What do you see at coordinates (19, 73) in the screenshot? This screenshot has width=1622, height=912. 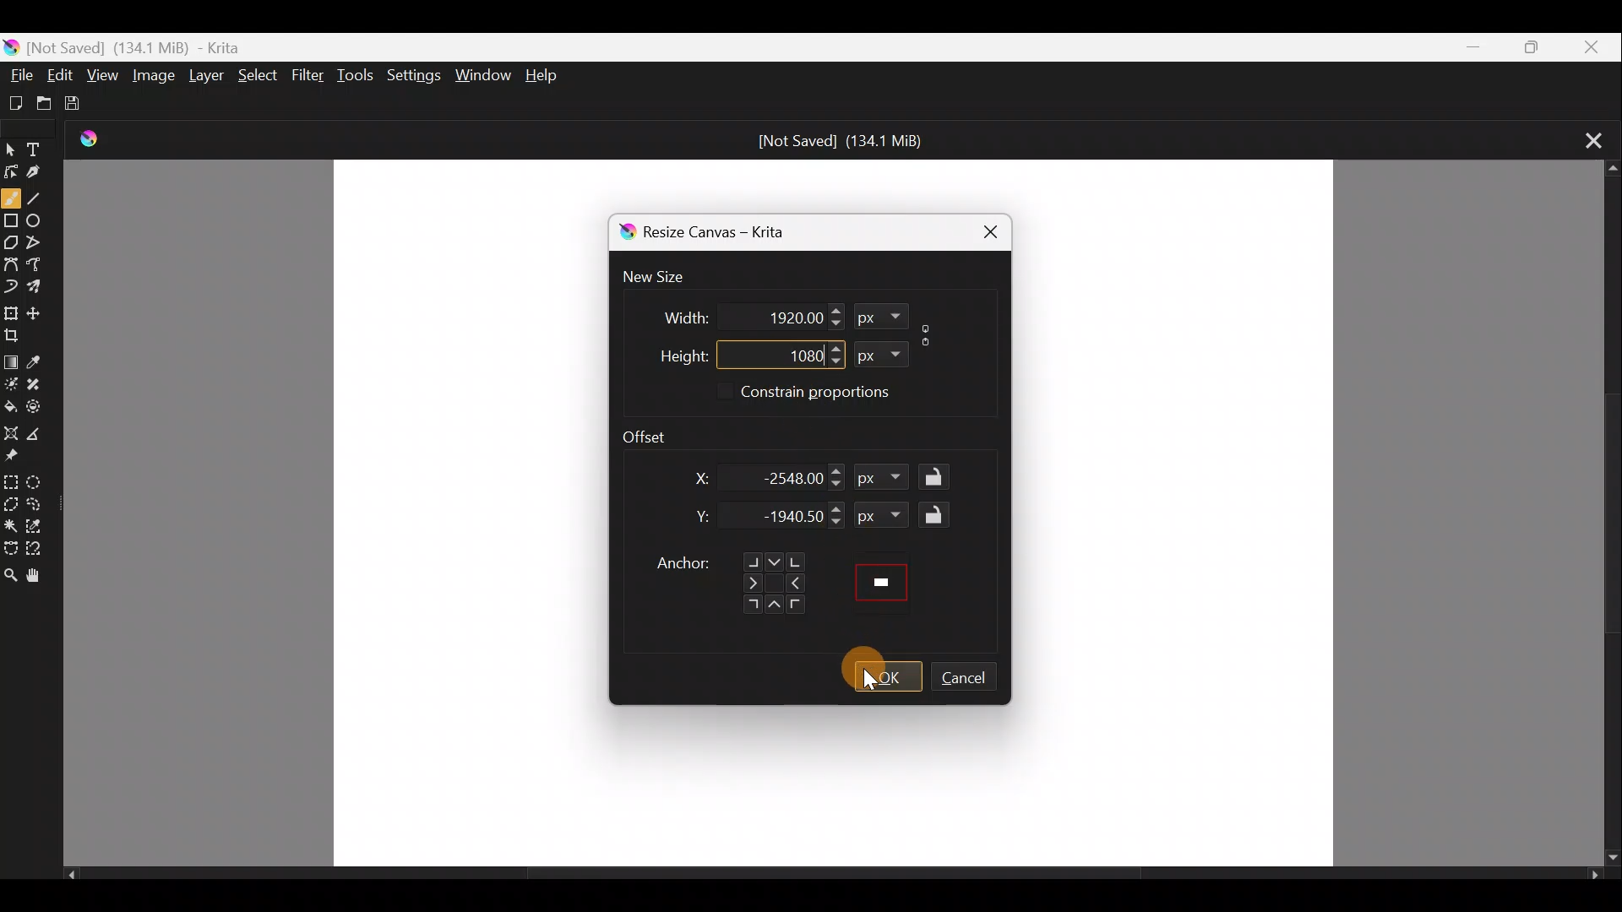 I see `File` at bounding box center [19, 73].